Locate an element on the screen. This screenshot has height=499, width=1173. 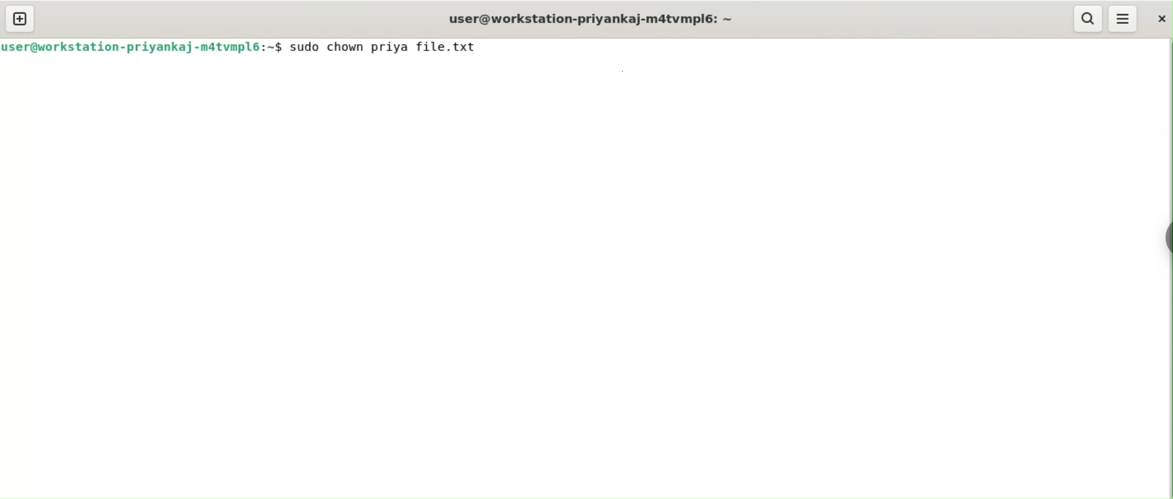
sidebar is located at coordinates (1166, 235).